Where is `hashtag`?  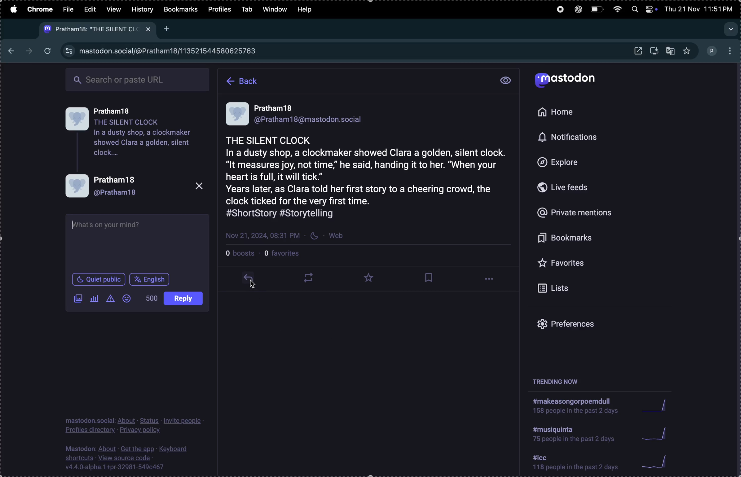
hashtag is located at coordinates (576, 405).